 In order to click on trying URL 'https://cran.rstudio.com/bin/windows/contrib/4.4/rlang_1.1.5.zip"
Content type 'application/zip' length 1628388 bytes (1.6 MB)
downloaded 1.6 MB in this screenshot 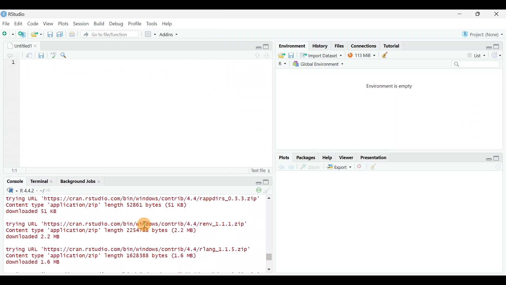, I will do `click(128, 257)`.